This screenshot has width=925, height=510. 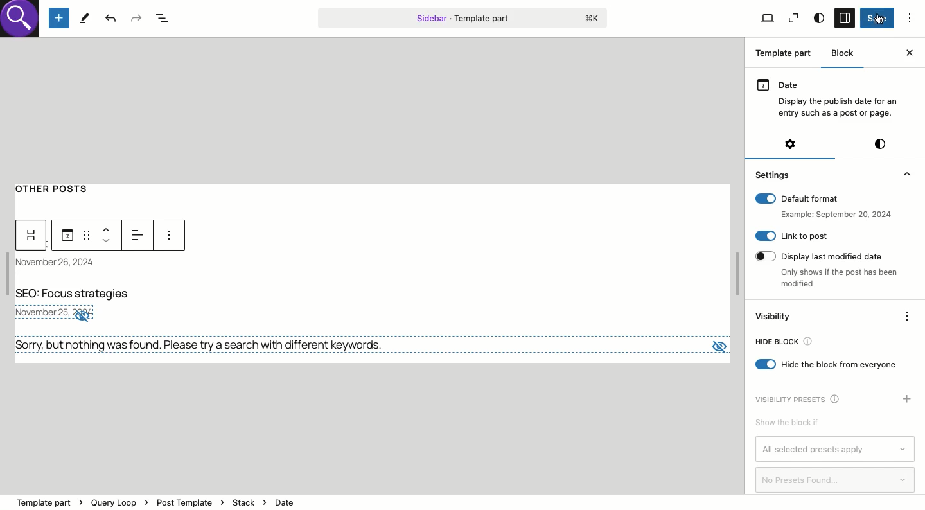 I want to click on Click, so click(x=881, y=20).